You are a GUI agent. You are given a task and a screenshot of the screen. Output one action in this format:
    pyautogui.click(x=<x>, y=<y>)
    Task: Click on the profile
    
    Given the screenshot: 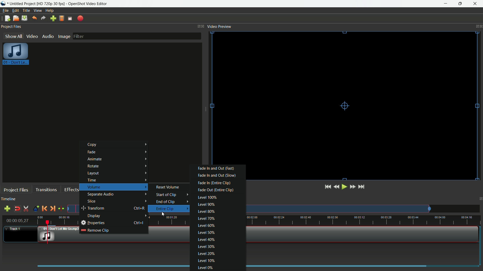 What is the action you would take?
    pyautogui.click(x=51, y=4)
    